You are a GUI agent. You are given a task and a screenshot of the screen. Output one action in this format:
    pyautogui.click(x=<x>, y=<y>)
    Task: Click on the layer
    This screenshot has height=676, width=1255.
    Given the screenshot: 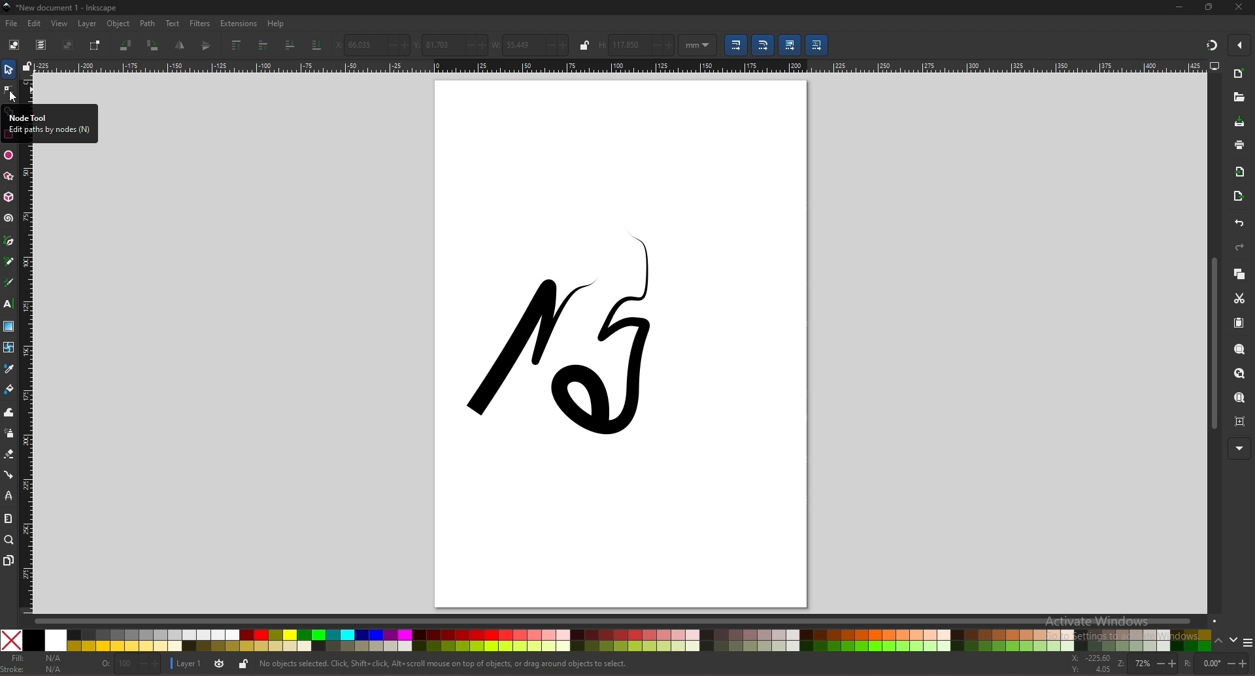 What is the action you would take?
    pyautogui.click(x=90, y=24)
    